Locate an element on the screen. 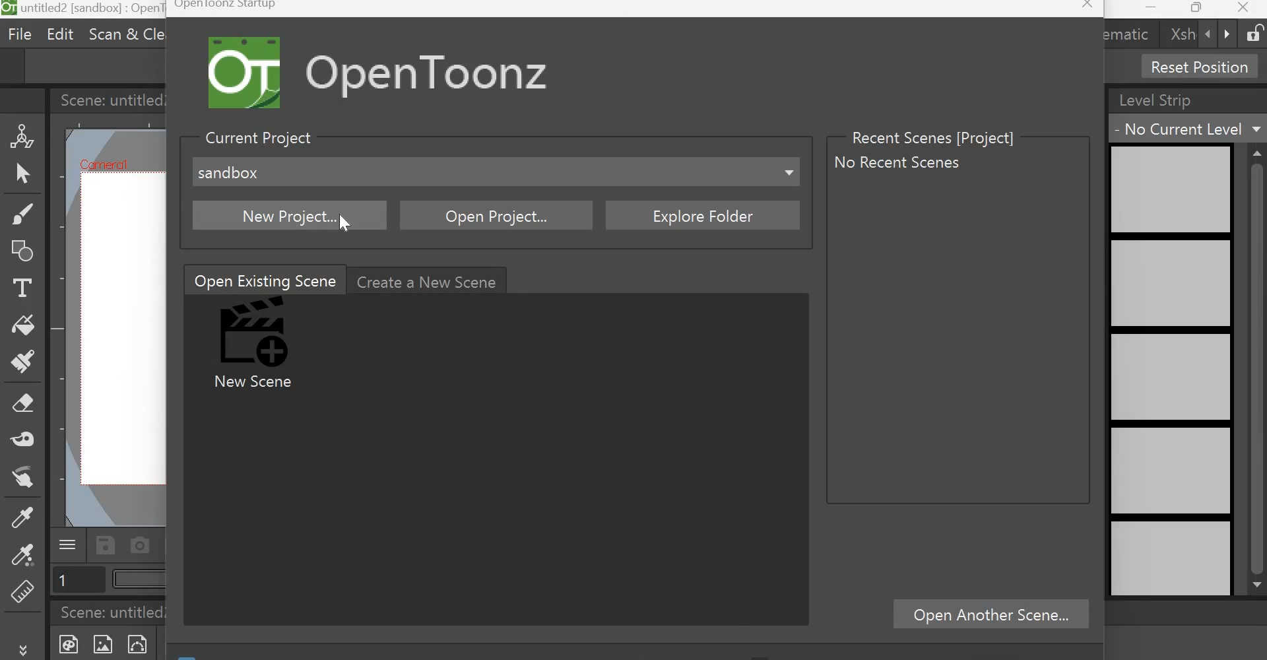  forward is located at coordinates (1225, 32).